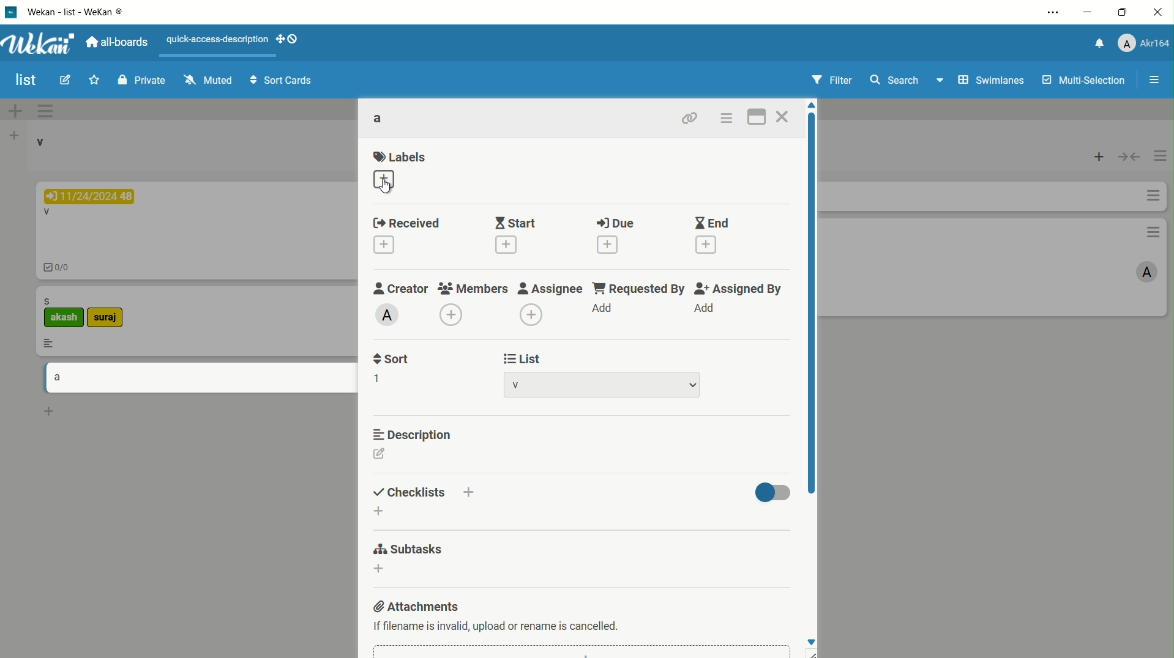 This screenshot has height=658, width=1174. What do you see at coordinates (726, 119) in the screenshot?
I see `card actions` at bounding box center [726, 119].